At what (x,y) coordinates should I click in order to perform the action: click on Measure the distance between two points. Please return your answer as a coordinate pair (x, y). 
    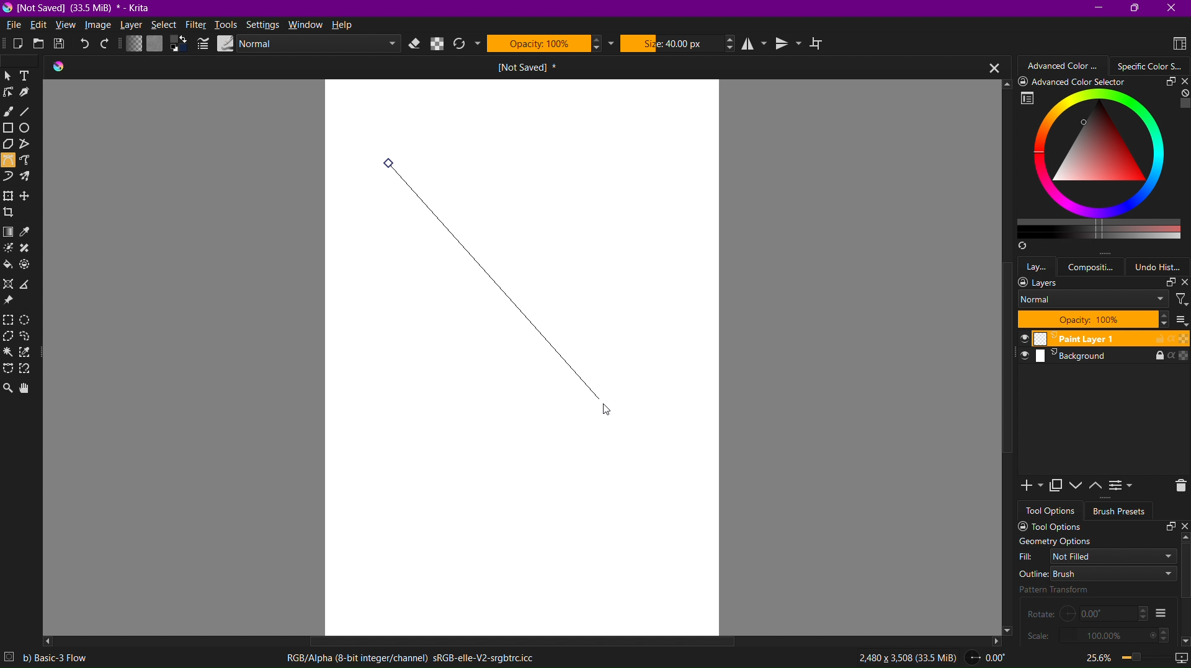
    Looking at the image, I should click on (29, 284).